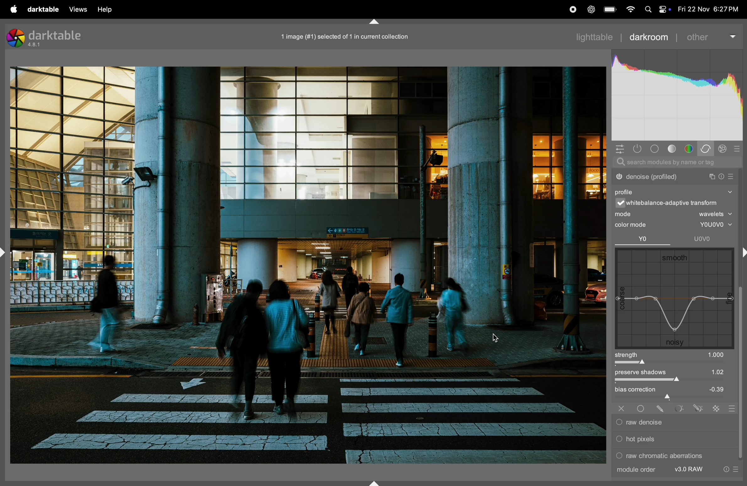  What do you see at coordinates (610, 10) in the screenshot?
I see `battery` at bounding box center [610, 10].